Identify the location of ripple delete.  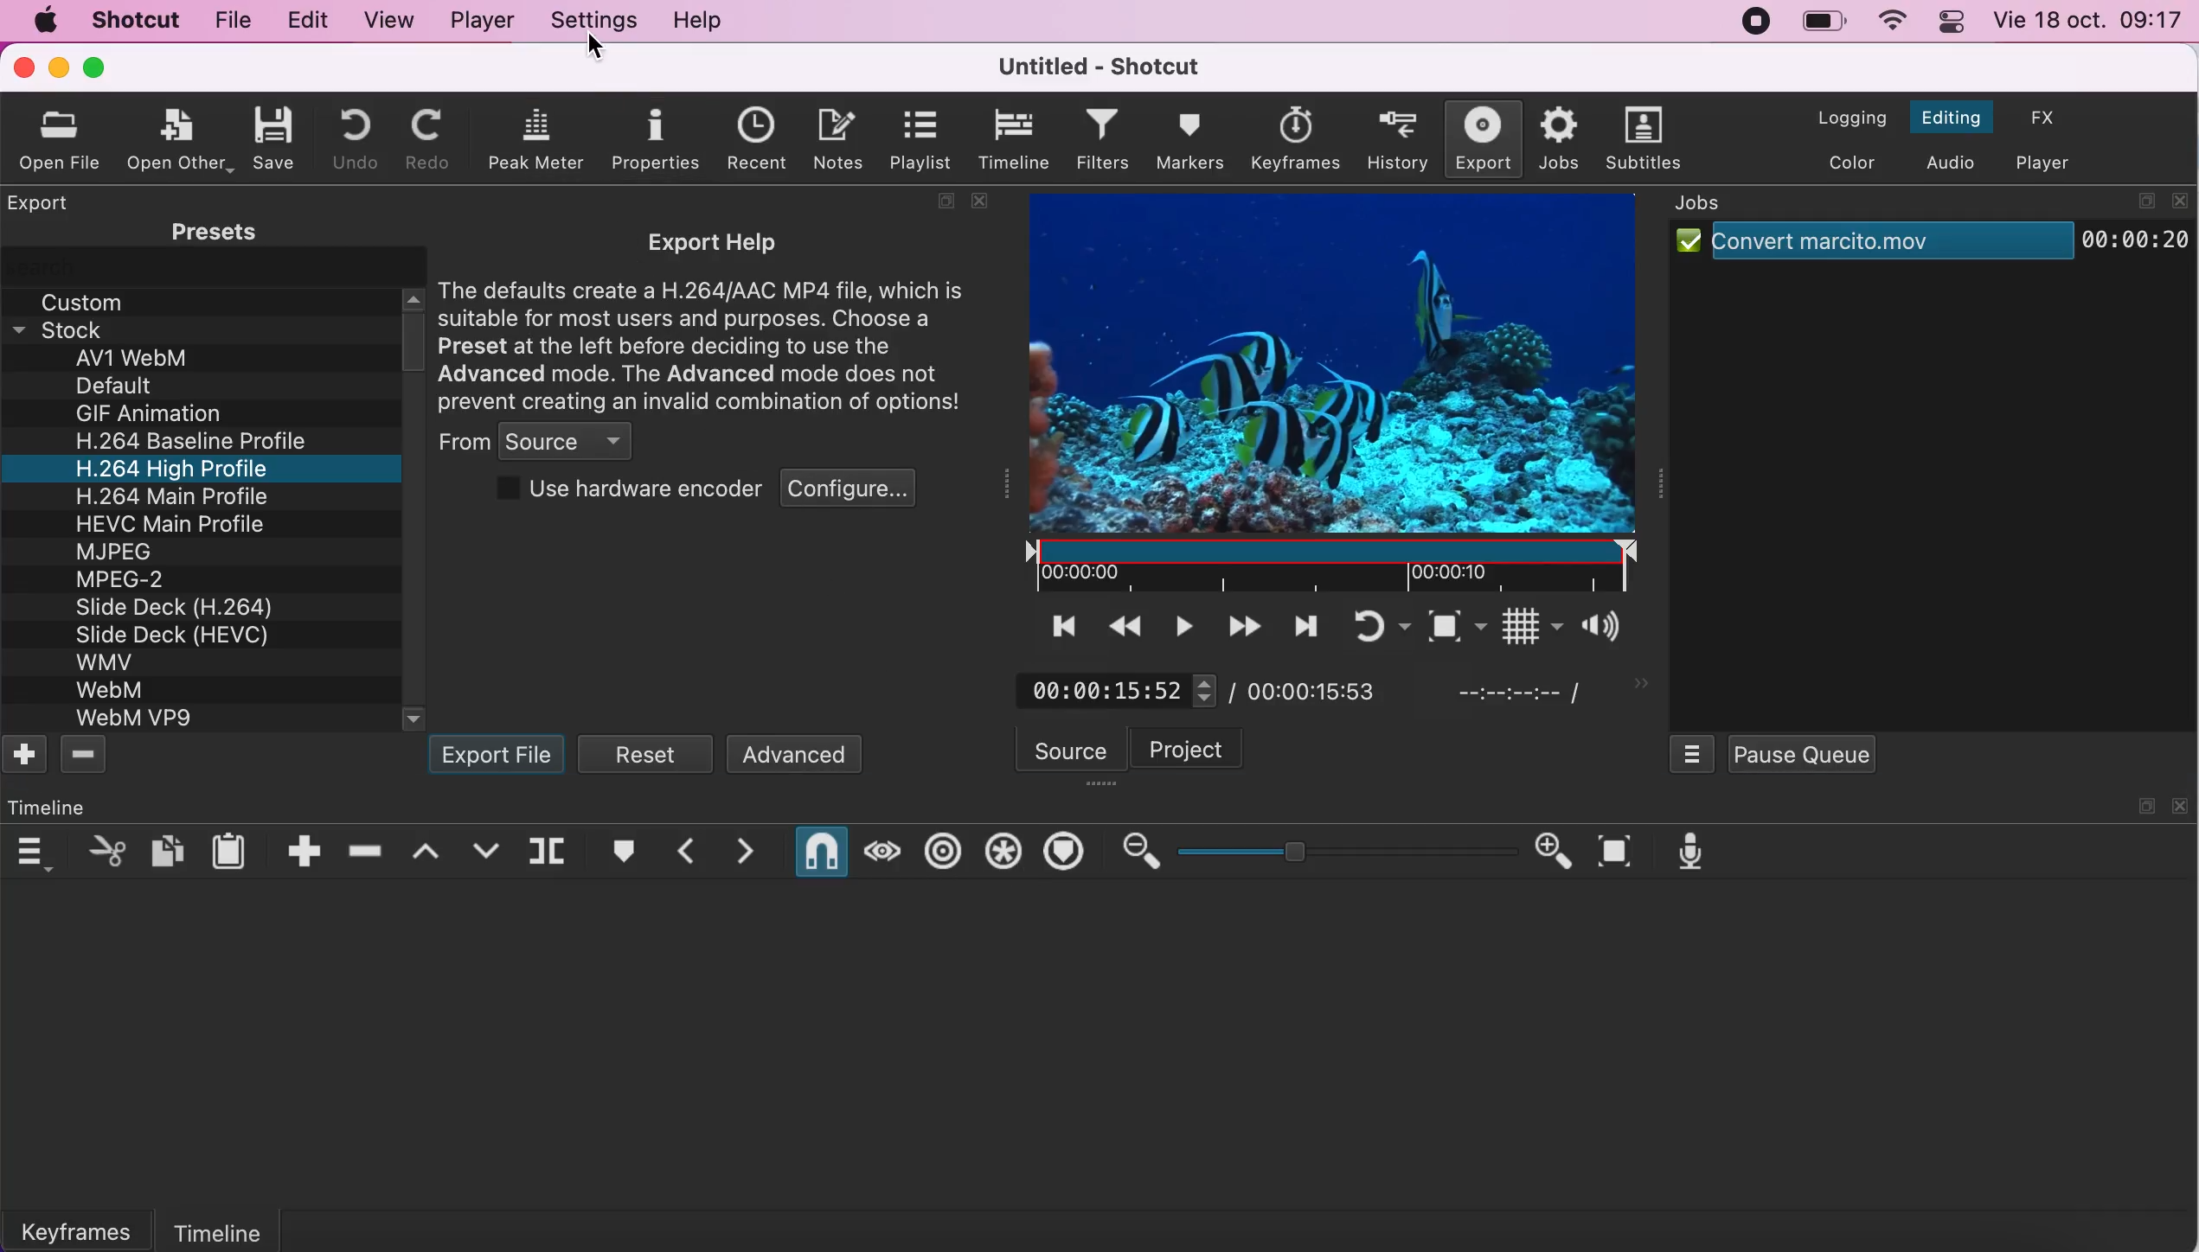
(369, 850).